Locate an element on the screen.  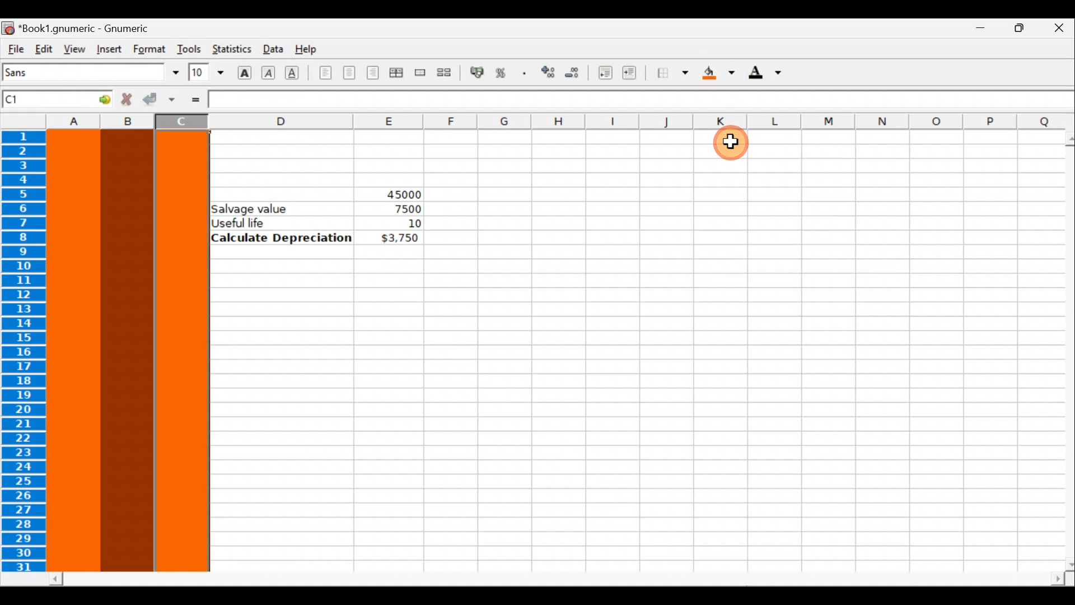
Selected Column A highlighted with color is located at coordinates (74, 351).